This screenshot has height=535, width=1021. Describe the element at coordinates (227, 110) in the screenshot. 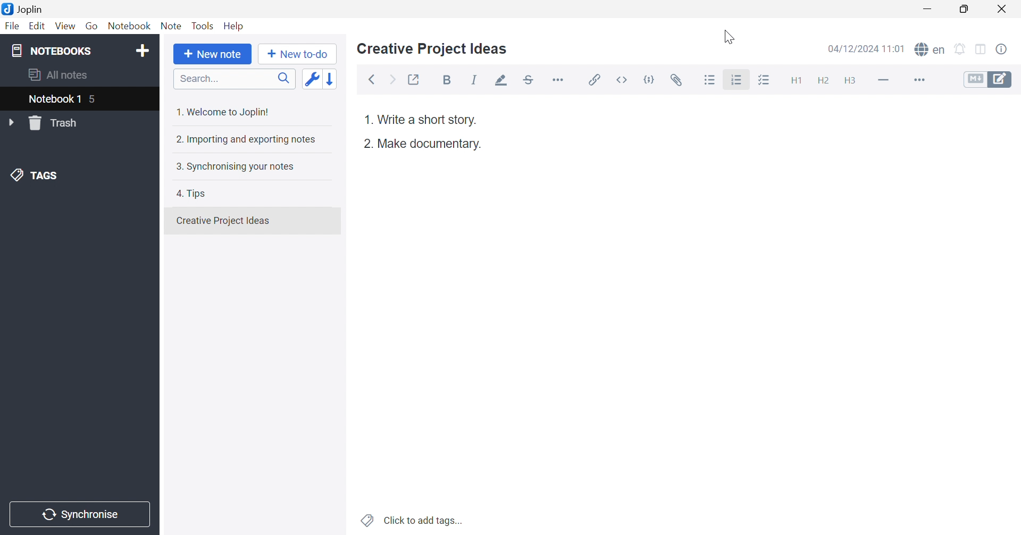

I see `1. Welcome to Joplin!` at that location.